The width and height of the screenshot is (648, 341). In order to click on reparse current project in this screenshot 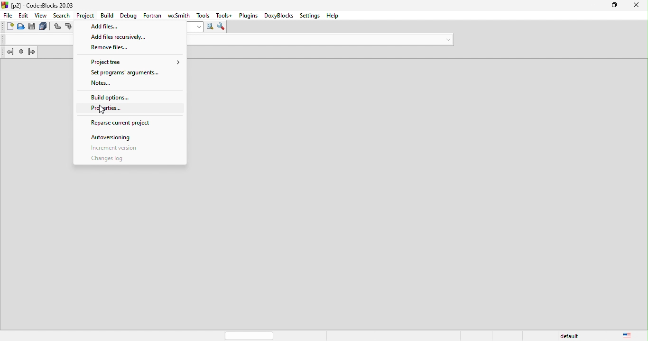, I will do `click(129, 122)`.